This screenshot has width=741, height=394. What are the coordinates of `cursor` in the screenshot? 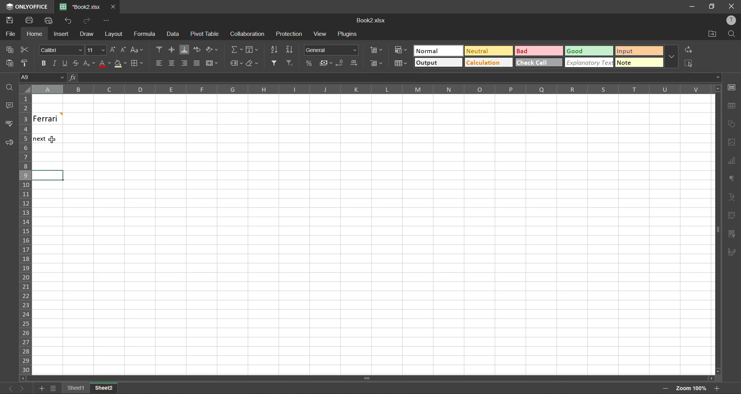 It's located at (53, 139).